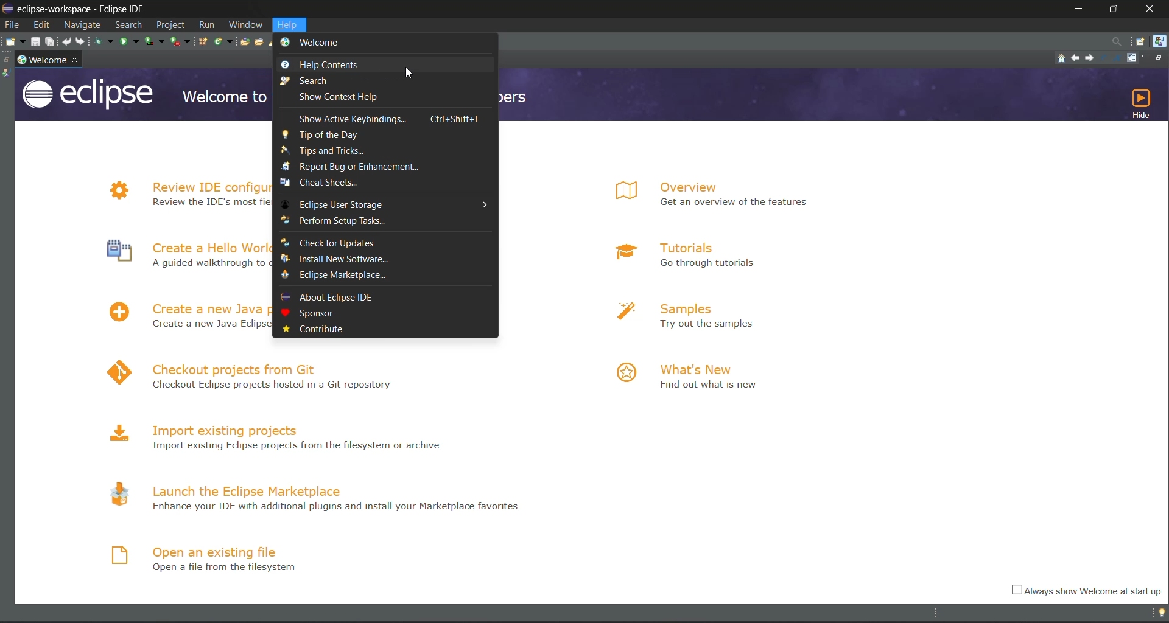  Describe the element at coordinates (720, 183) in the screenshot. I see `overview` at that location.